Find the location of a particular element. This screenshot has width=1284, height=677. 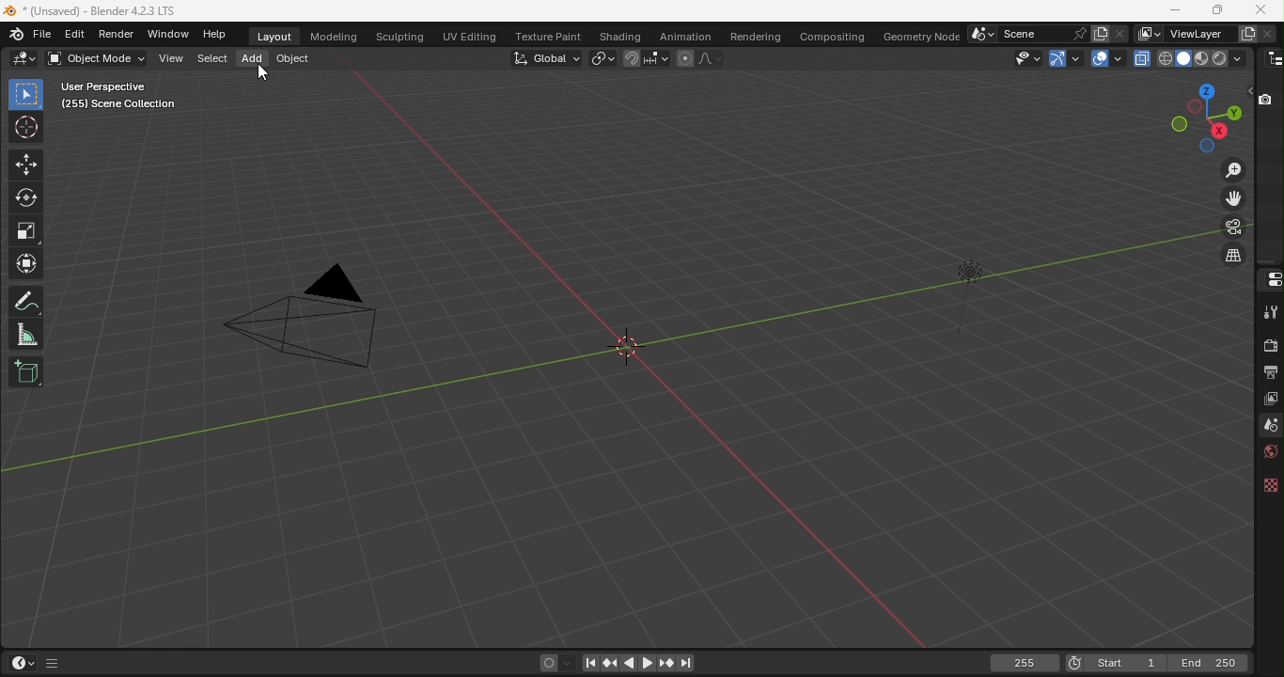

Proportional editing falloff is located at coordinates (709, 59).